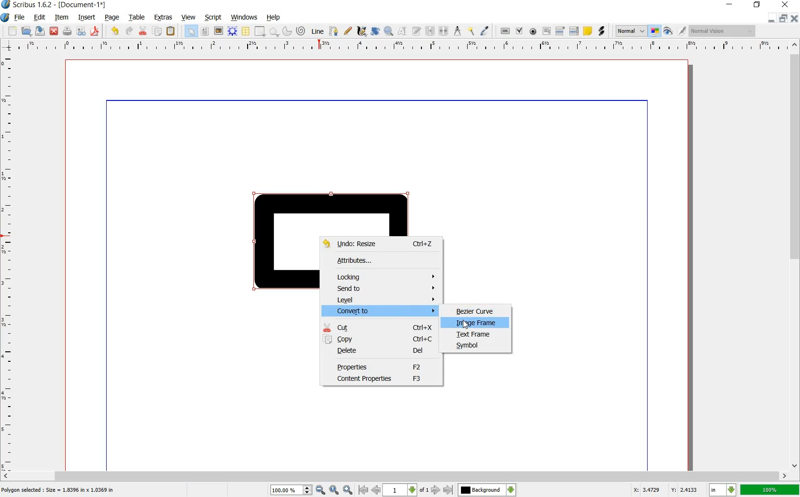 The image size is (800, 497). Describe the element at coordinates (11, 262) in the screenshot. I see `ruler` at that location.